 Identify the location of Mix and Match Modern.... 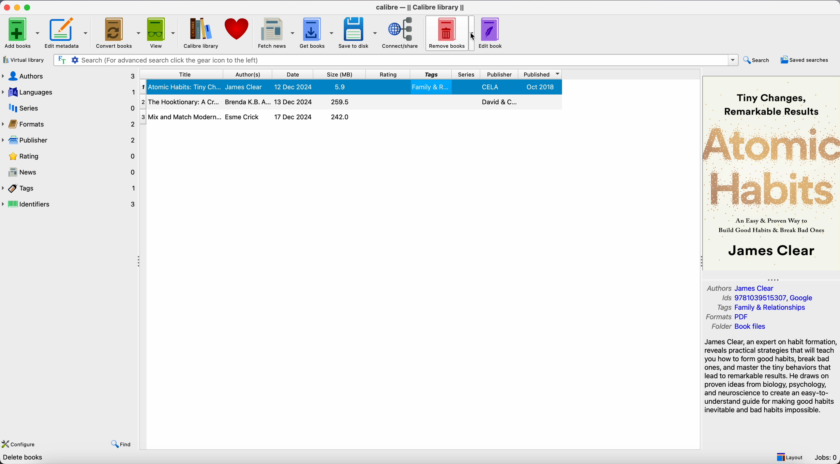
(181, 115).